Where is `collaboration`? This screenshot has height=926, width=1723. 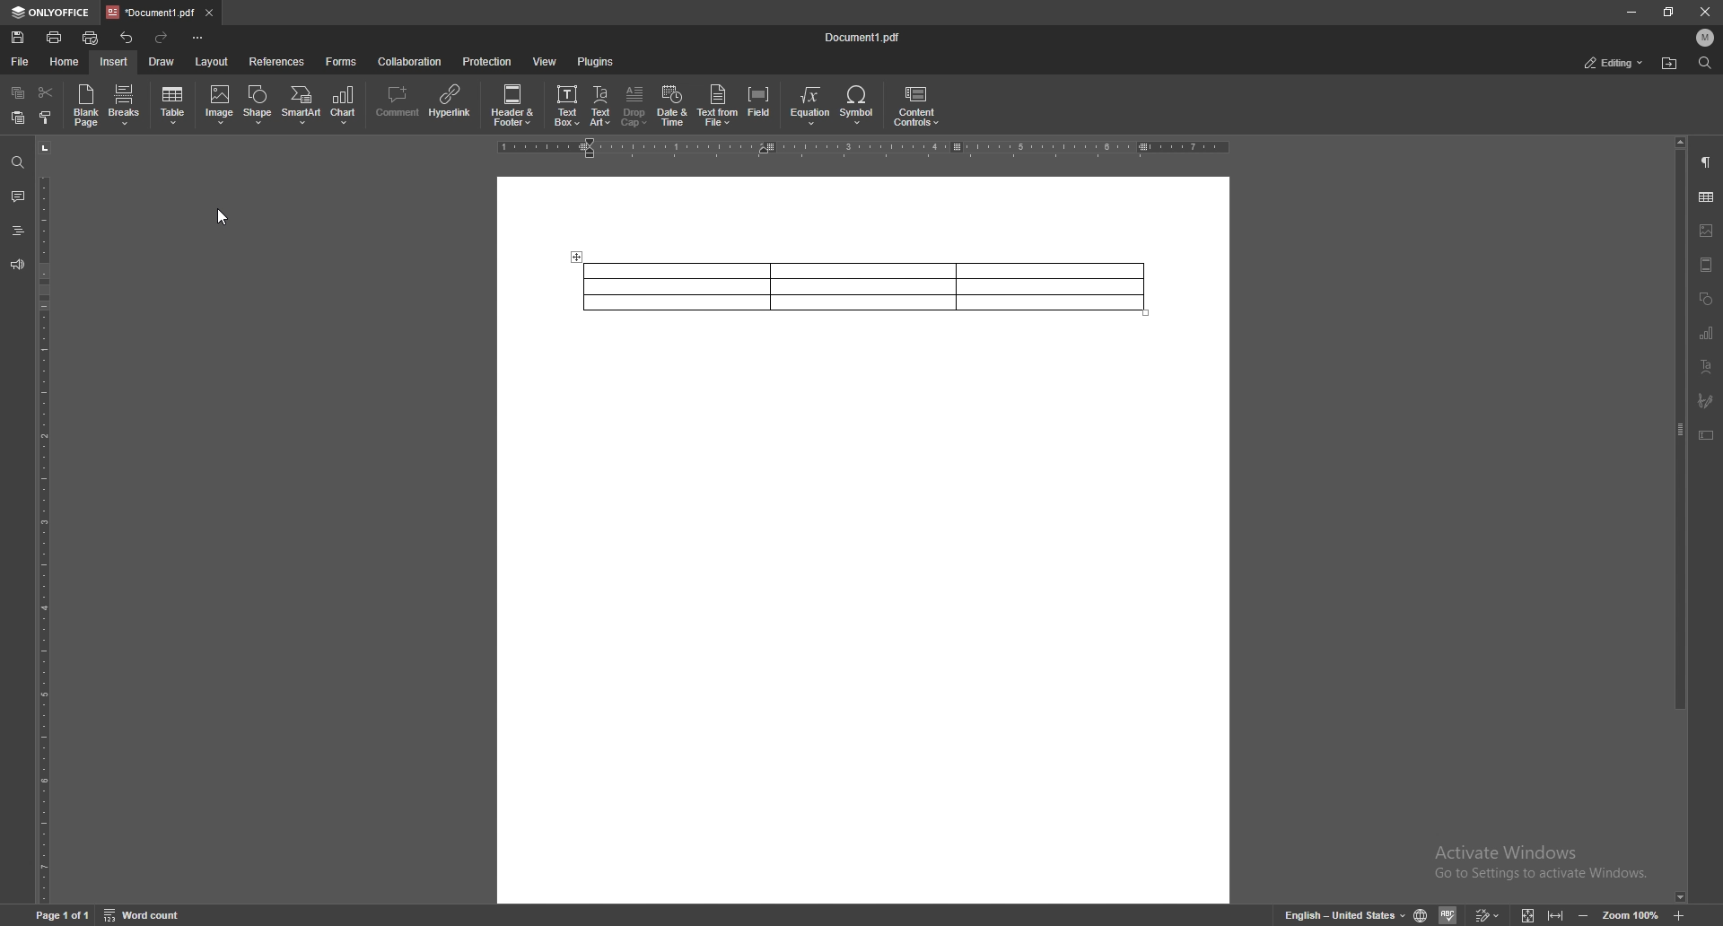 collaboration is located at coordinates (409, 60).